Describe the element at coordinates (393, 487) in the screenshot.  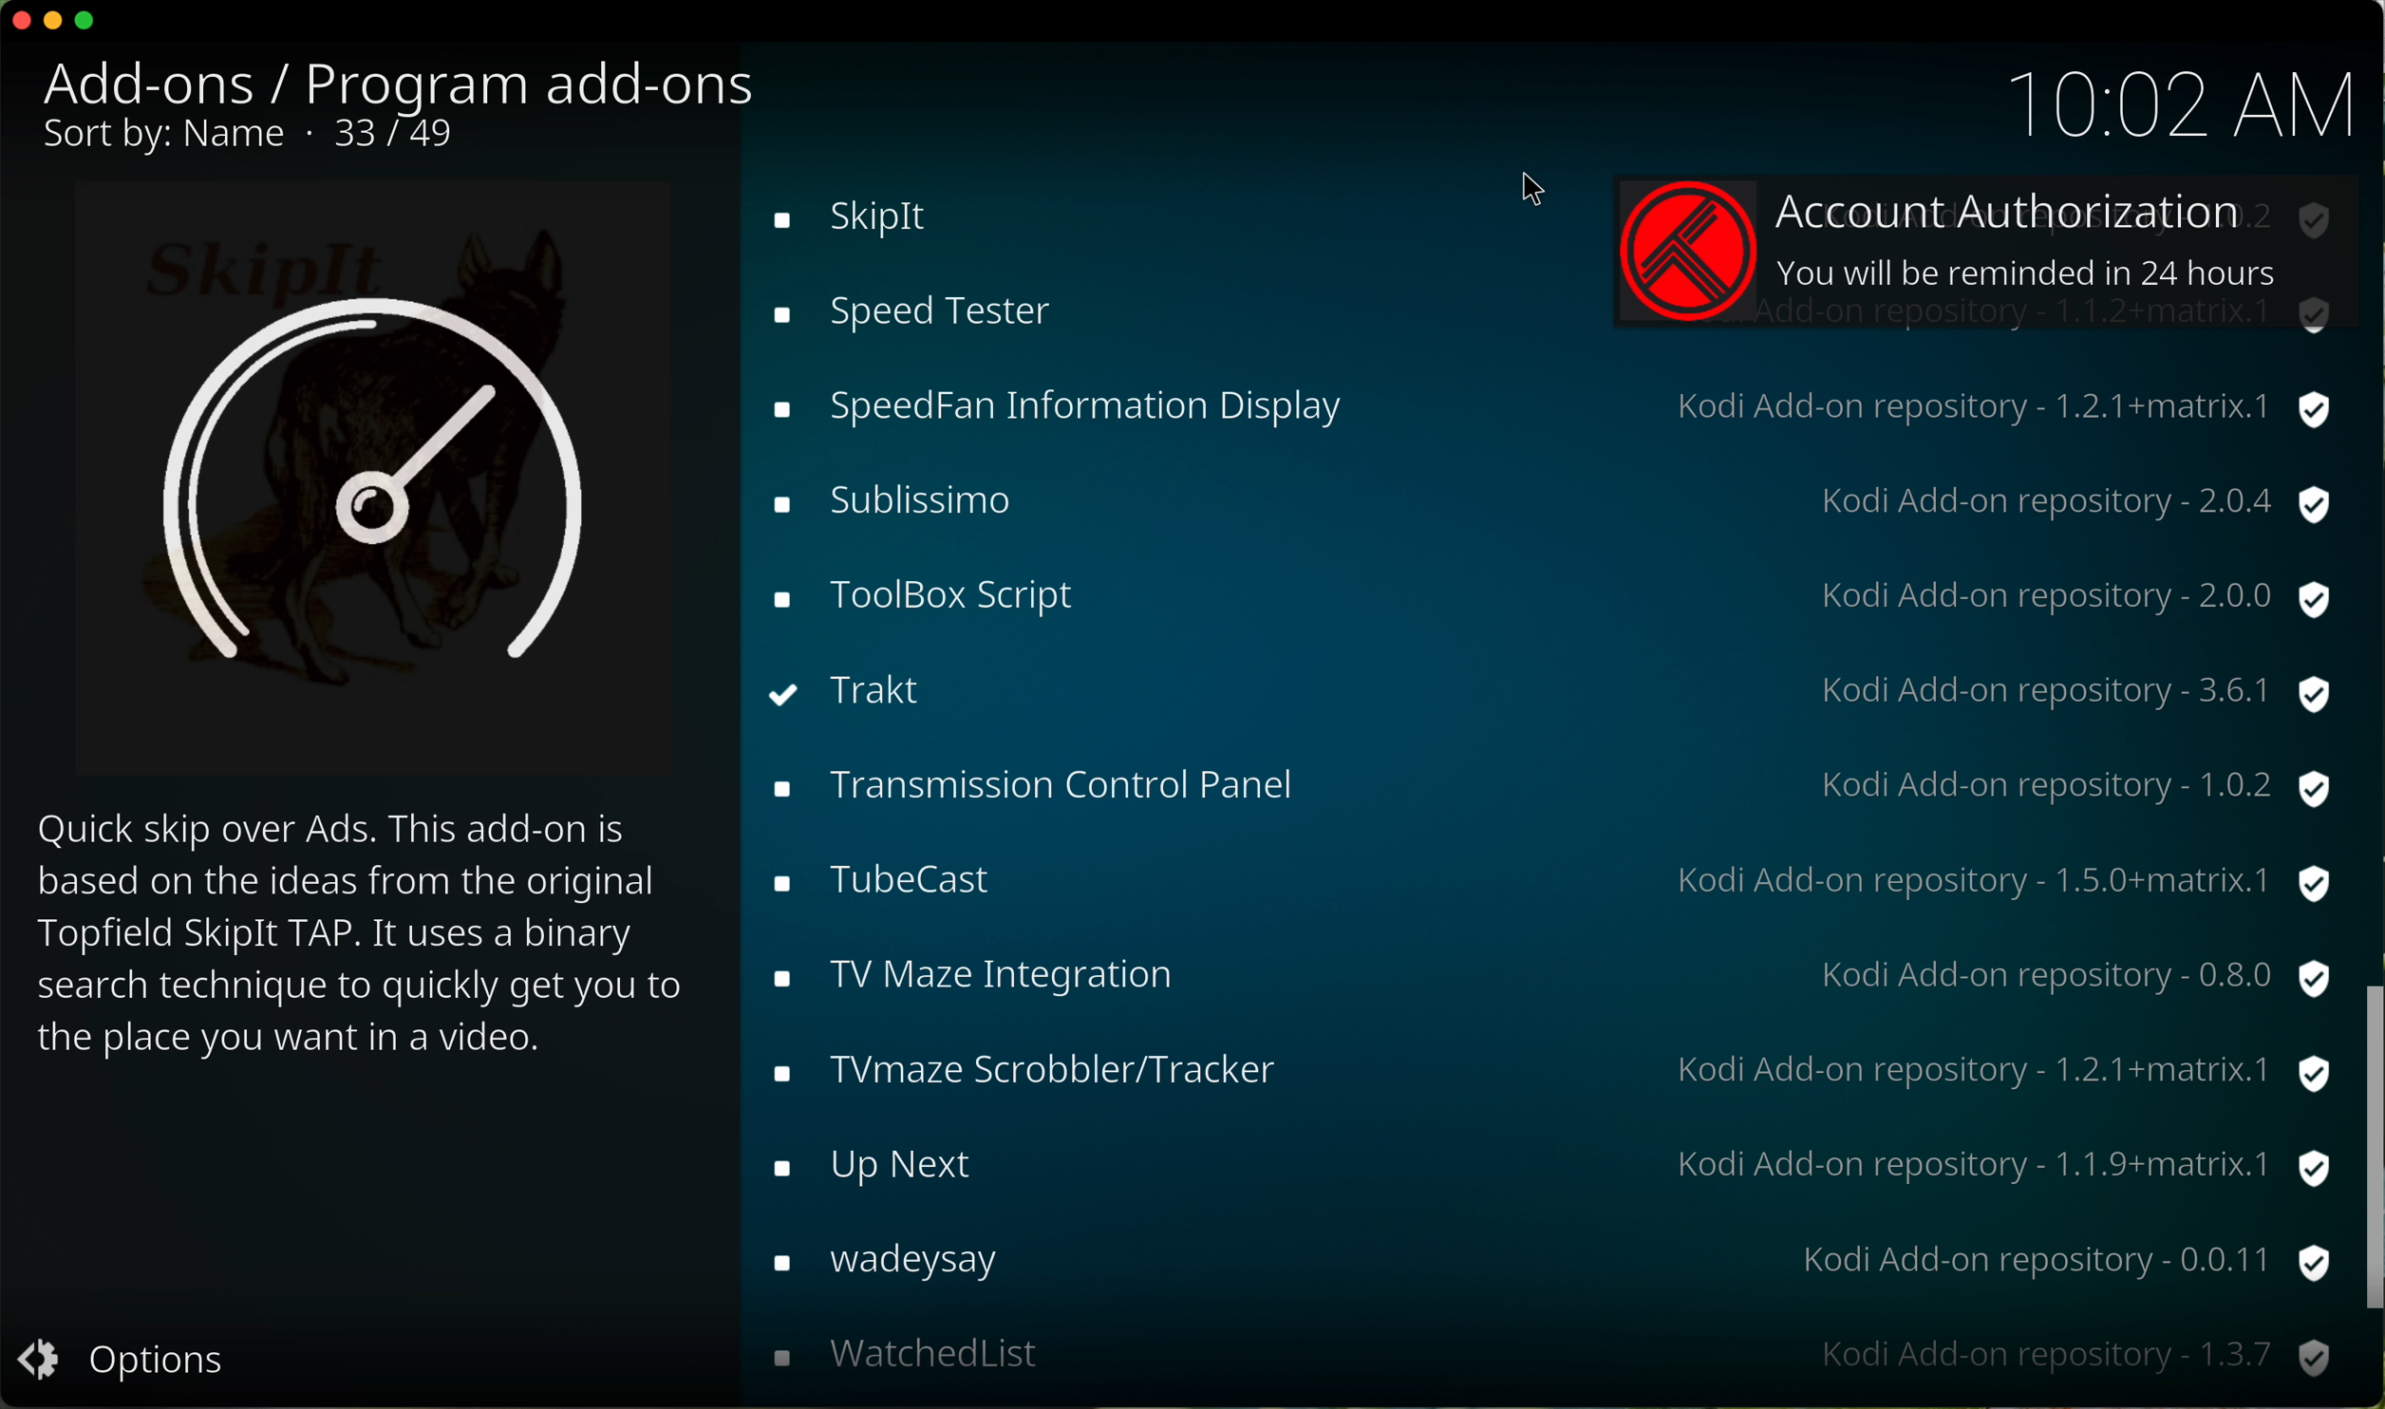
I see `image` at that location.